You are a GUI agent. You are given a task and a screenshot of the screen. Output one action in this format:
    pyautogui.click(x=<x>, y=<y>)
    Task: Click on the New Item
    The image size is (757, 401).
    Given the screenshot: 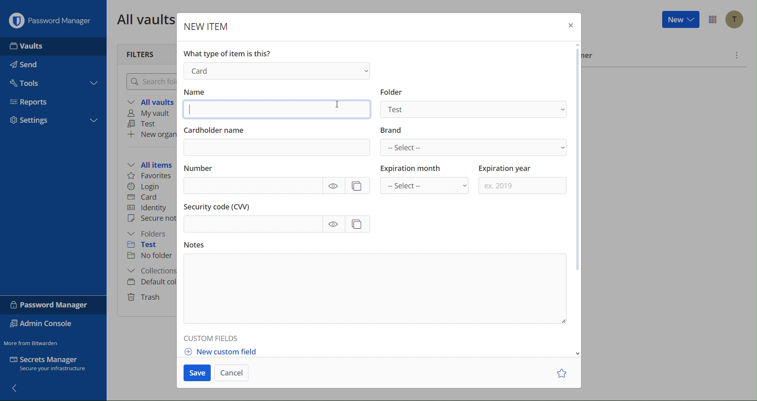 What is the action you would take?
    pyautogui.click(x=207, y=26)
    